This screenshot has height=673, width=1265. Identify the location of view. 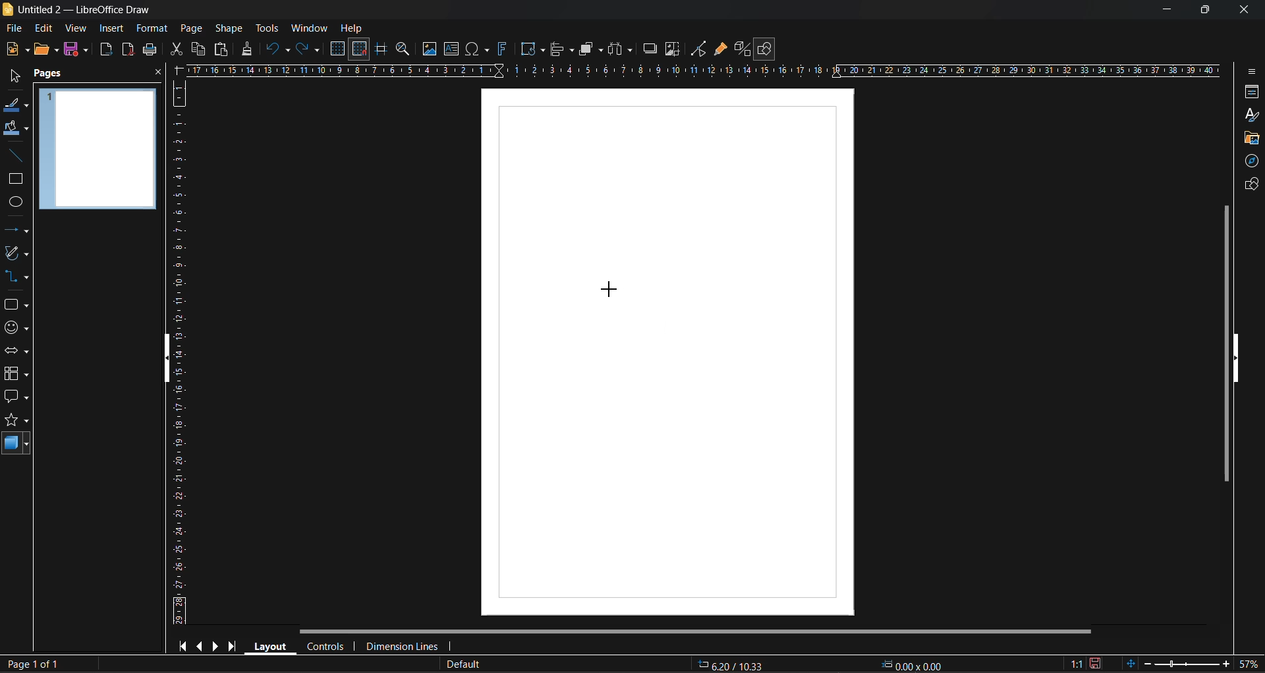
(77, 29).